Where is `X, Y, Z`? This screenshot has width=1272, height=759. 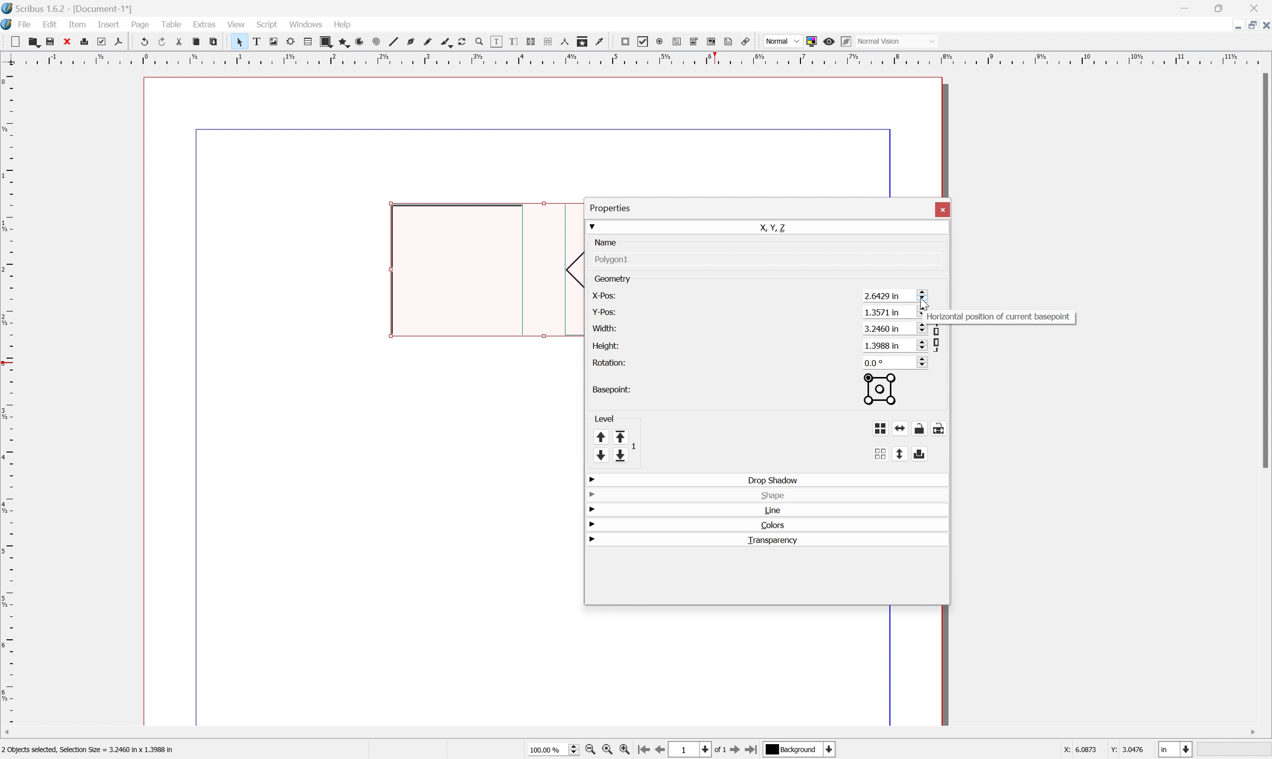
X, Y, Z is located at coordinates (775, 228).